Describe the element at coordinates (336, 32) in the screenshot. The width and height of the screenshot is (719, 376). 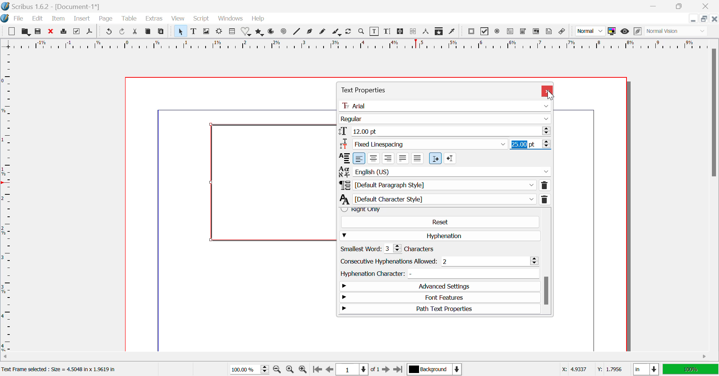
I see `Calligraphic Line` at that location.